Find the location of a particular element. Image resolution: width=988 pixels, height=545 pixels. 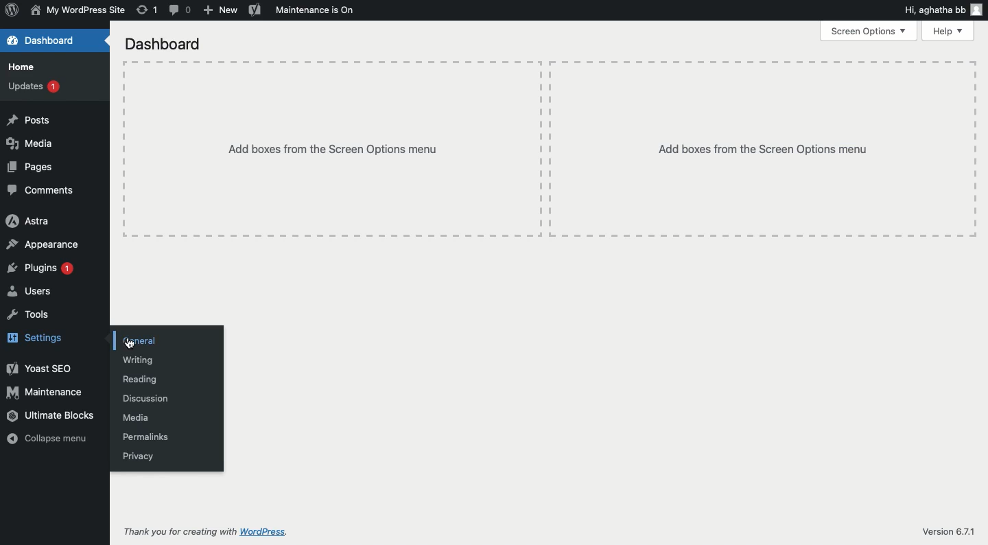

Comments is located at coordinates (41, 190).